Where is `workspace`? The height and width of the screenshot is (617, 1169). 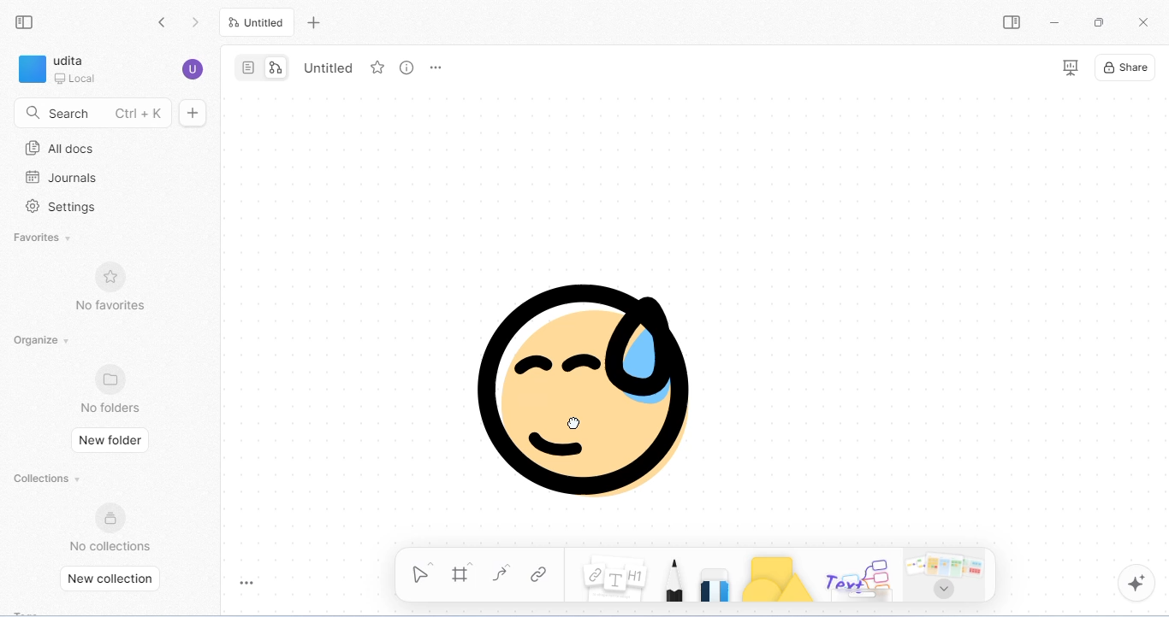
workspace is located at coordinates (59, 69).